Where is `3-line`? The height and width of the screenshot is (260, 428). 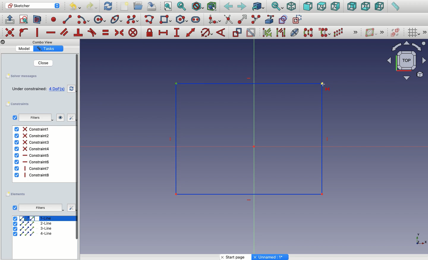 3-line is located at coordinates (33, 229).